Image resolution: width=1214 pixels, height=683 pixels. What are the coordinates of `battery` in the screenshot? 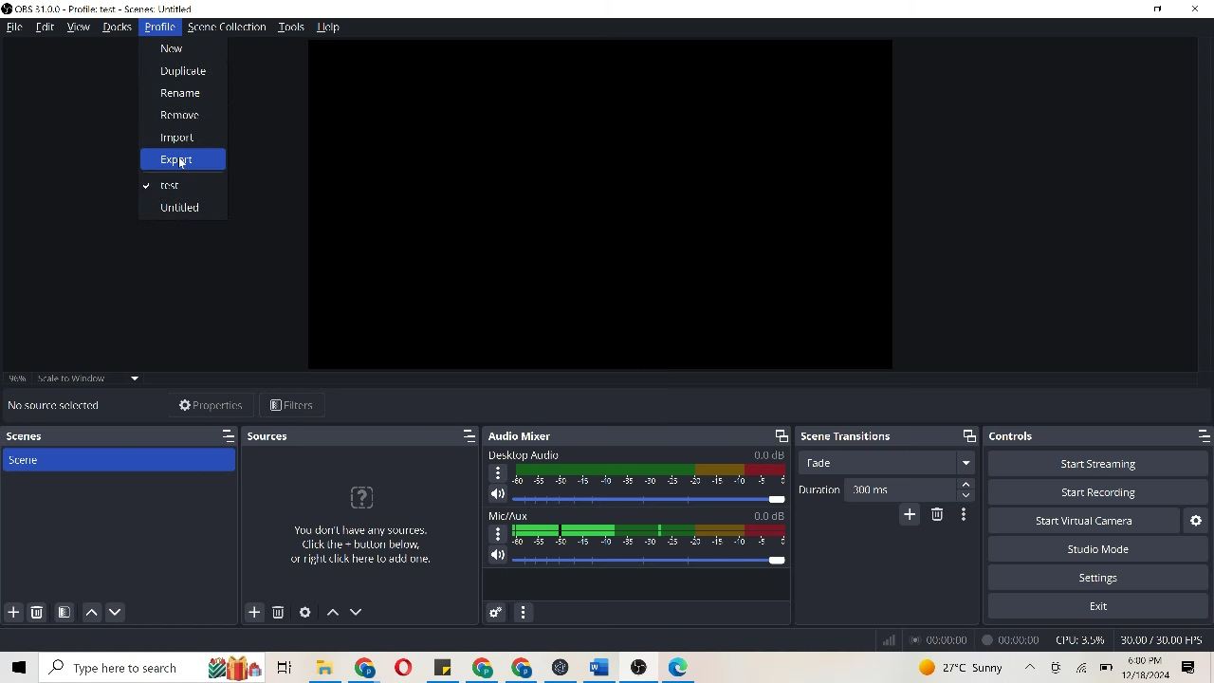 It's located at (1107, 668).